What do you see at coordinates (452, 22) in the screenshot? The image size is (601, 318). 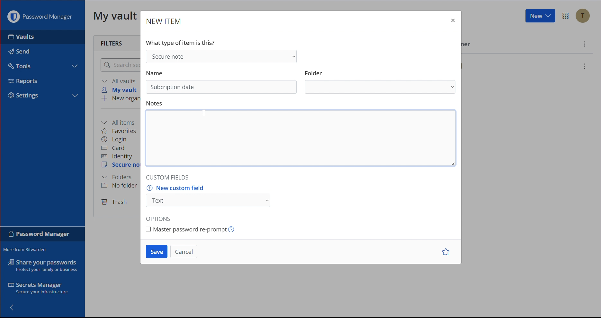 I see `Close` at bounding box center [452, 22].